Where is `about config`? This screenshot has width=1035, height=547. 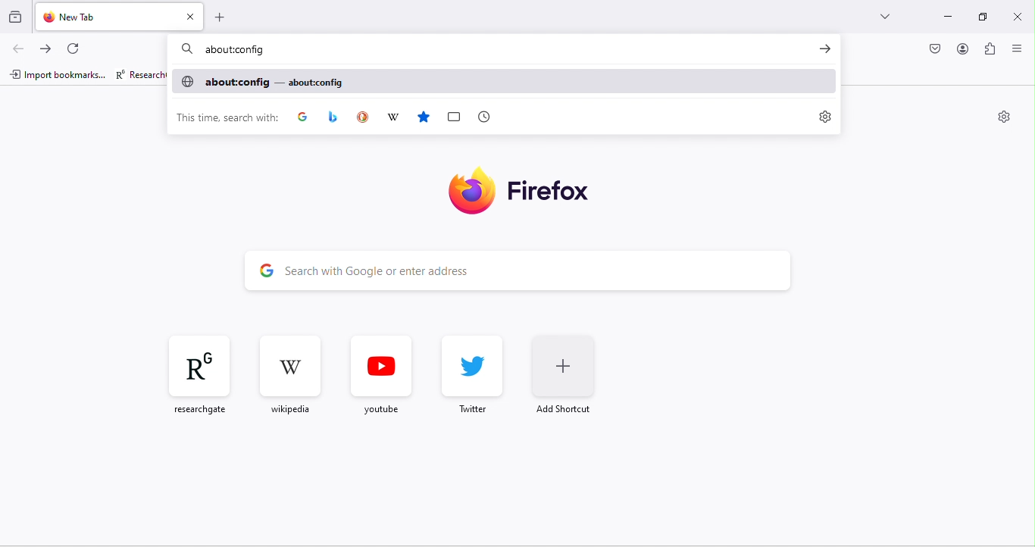 about config is located at coordinates (489, 49).